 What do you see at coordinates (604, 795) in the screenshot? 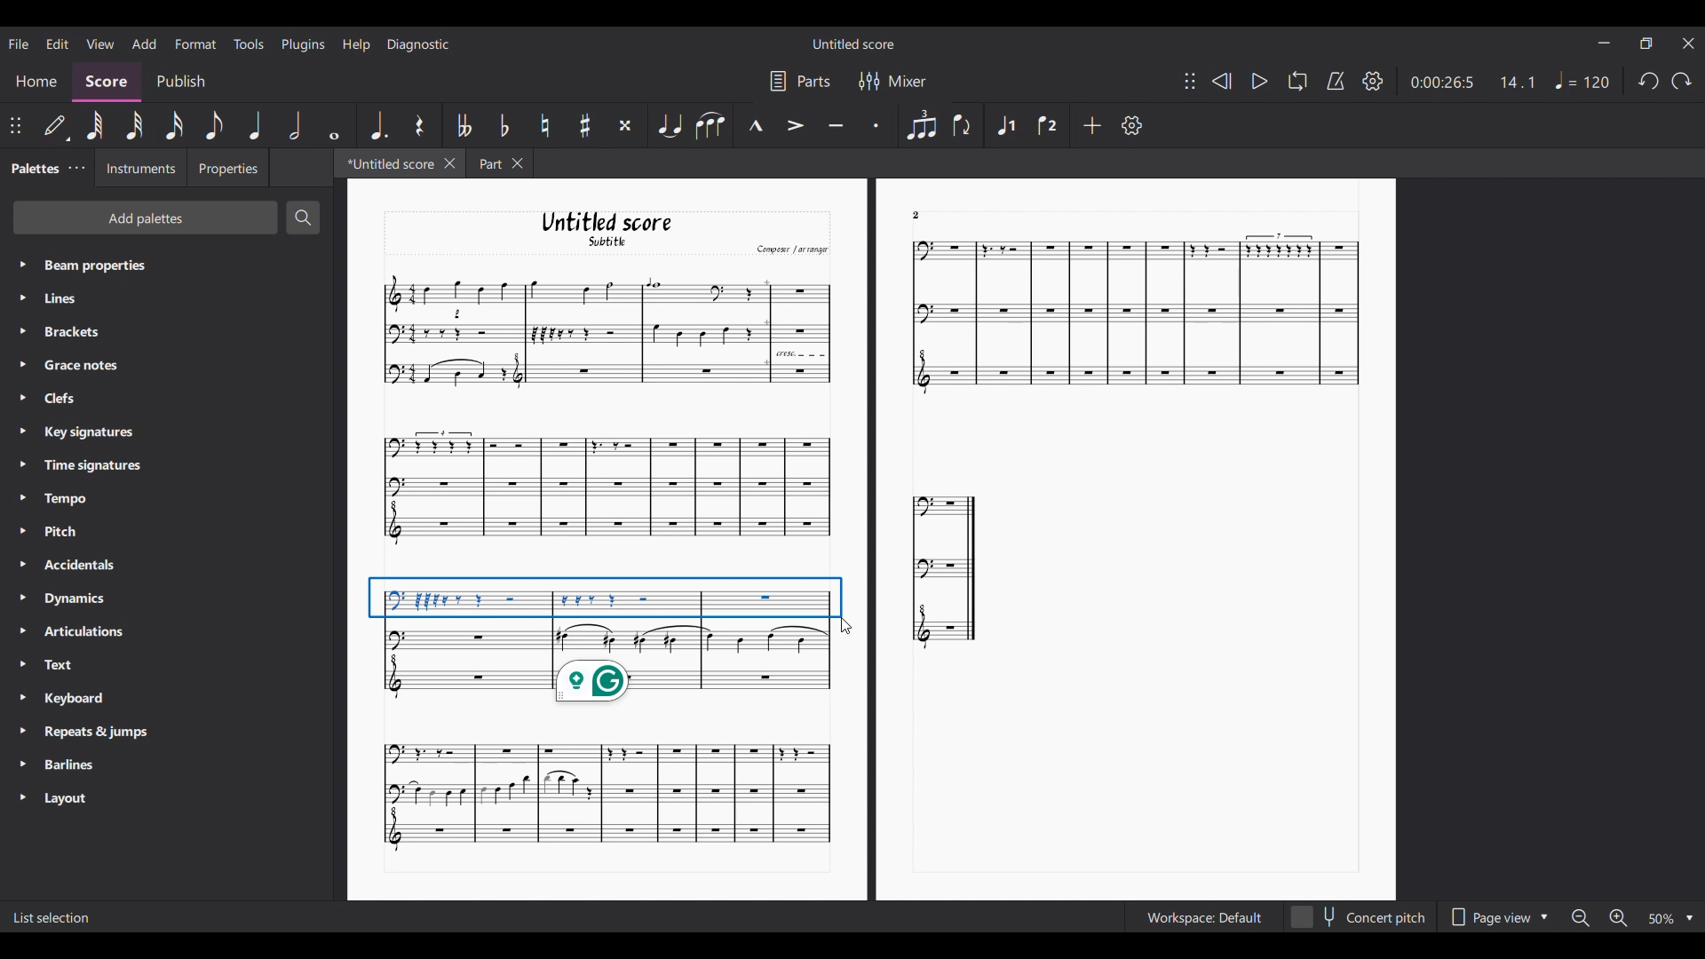
I see `Graph` at bounding box center [604, 795].